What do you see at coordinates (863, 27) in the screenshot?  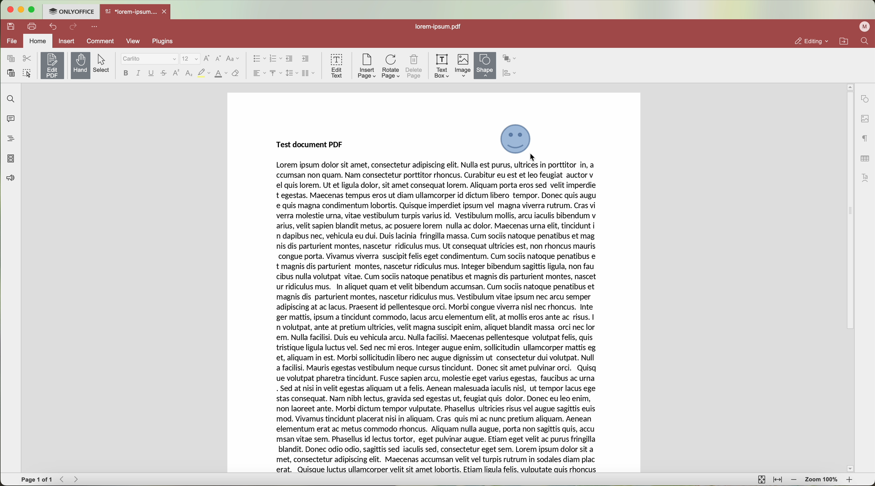 I see `profile` at bounding box center [863, 27].